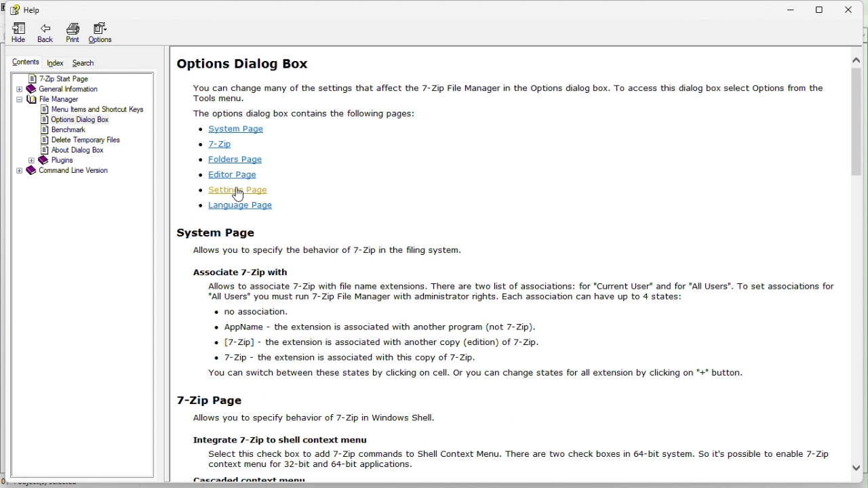 This screenshot has width=868, height=488. I want to click on Minimise, so click(793, 7).